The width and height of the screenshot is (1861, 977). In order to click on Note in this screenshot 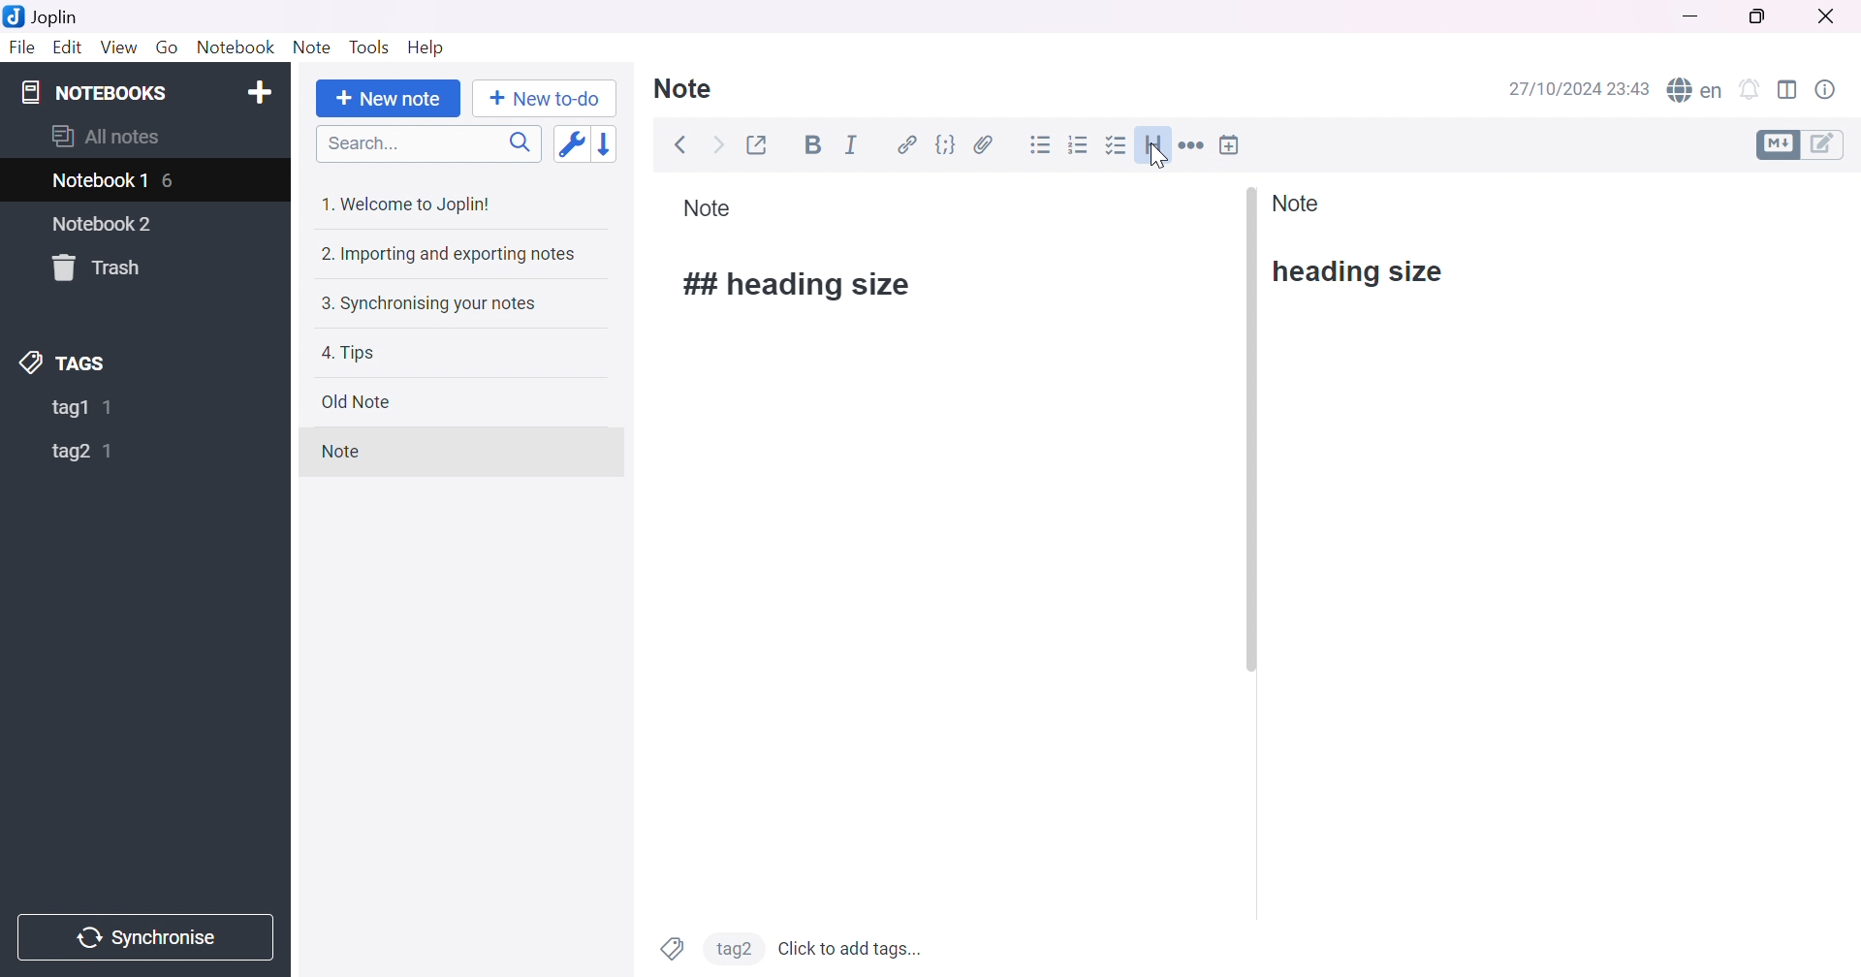, I will do `click(338, 450)`.